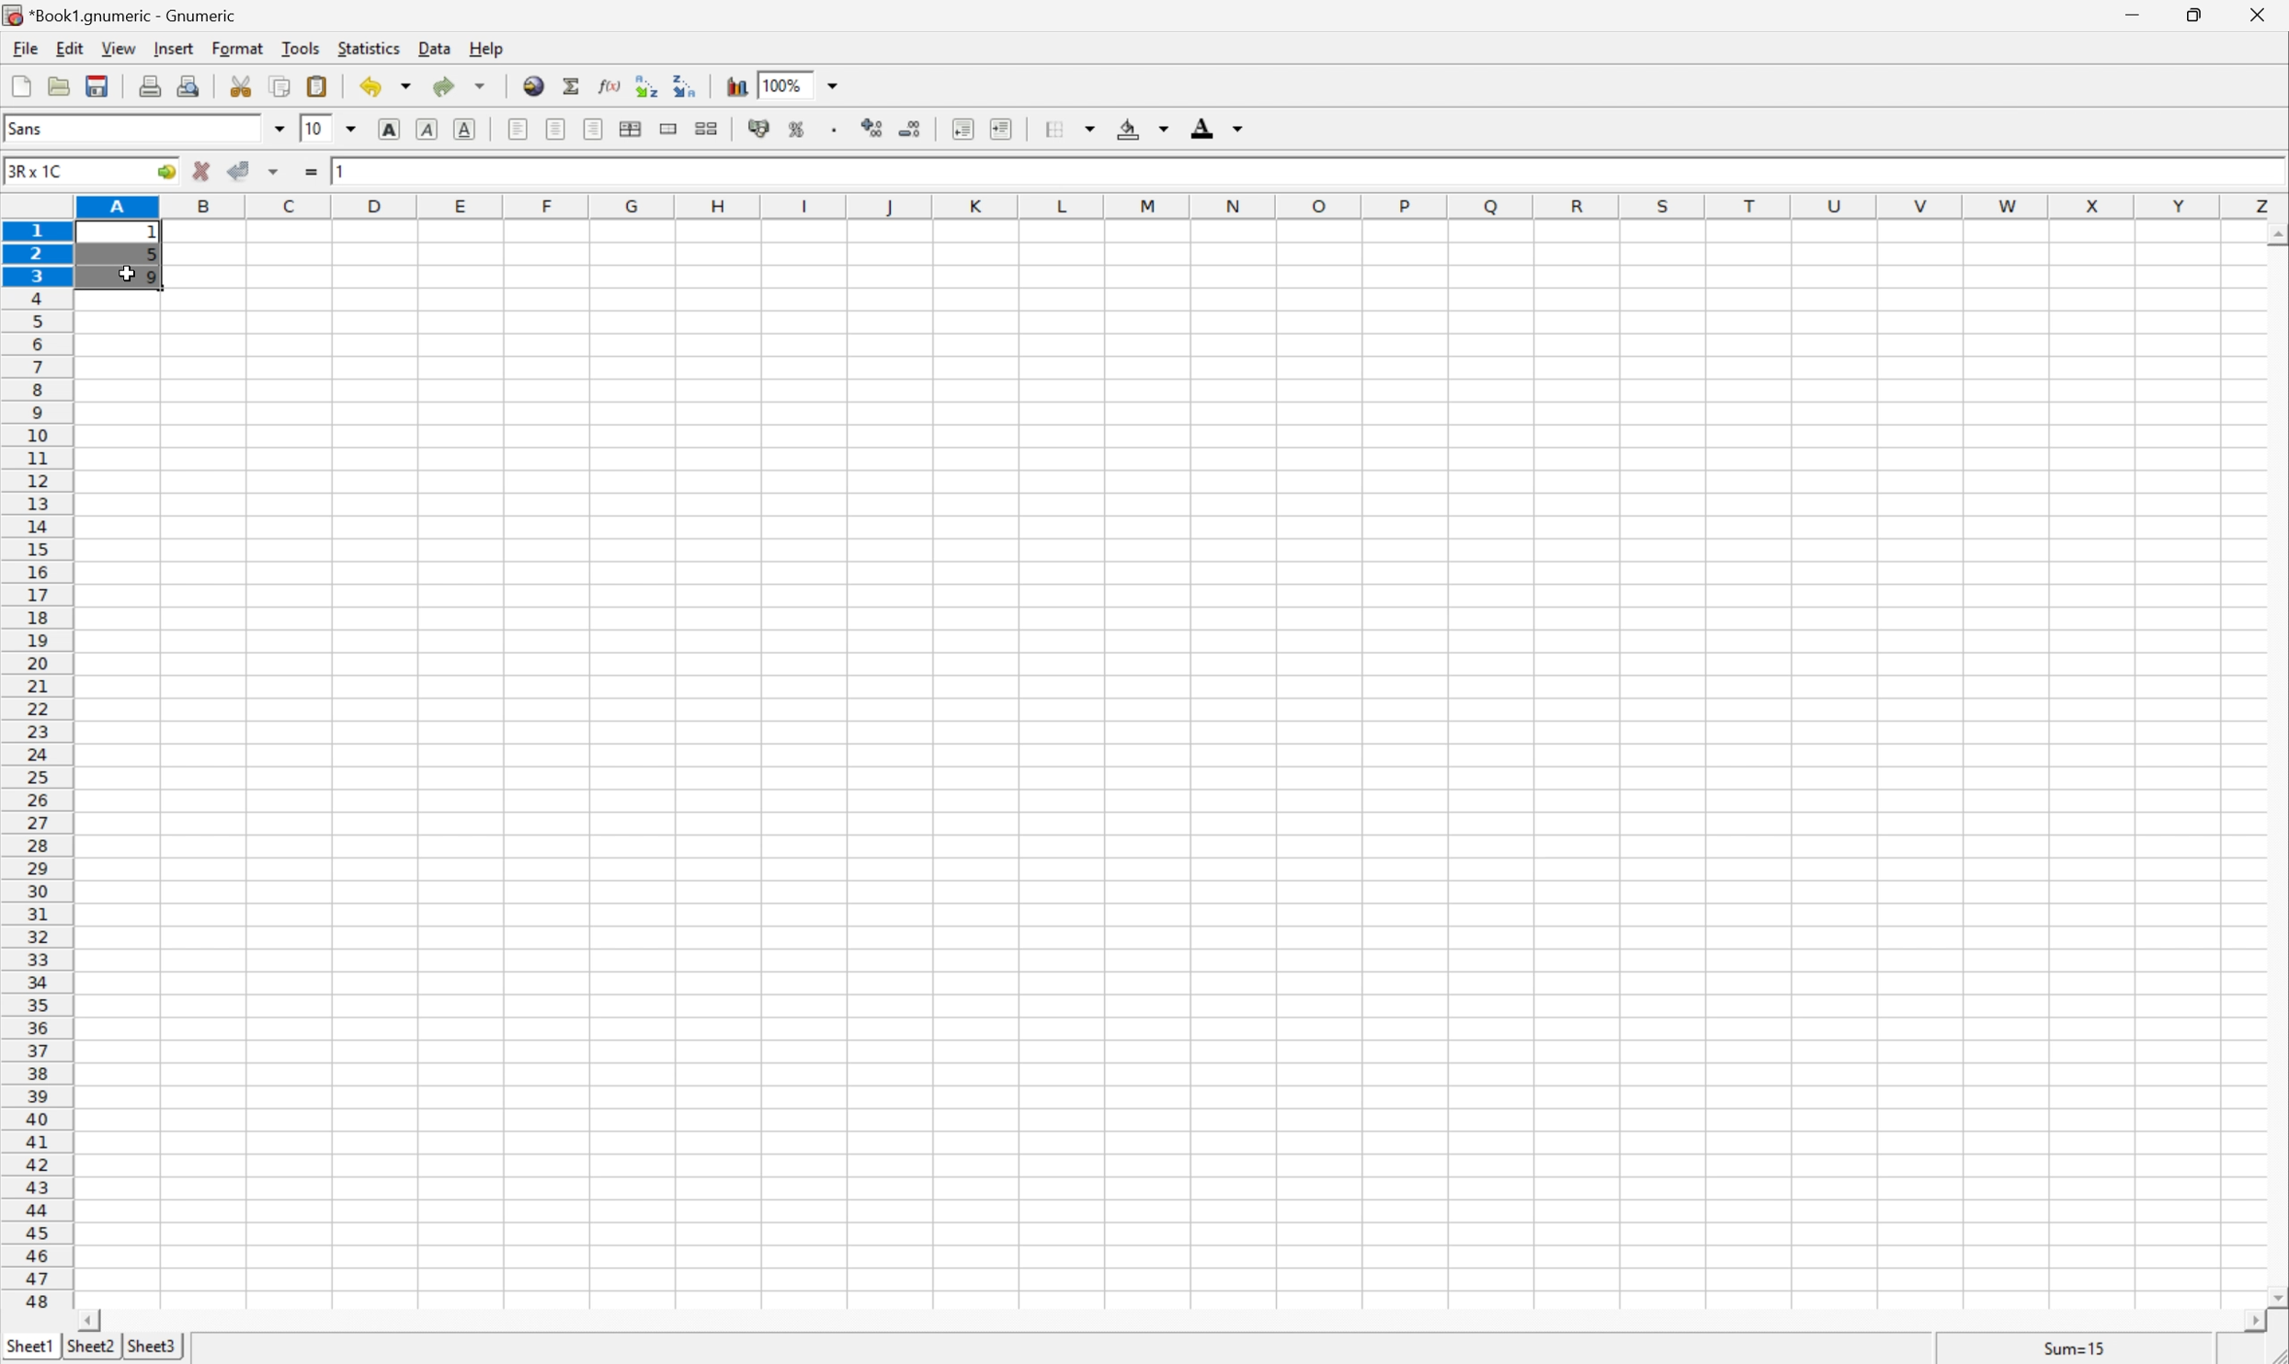  What do you see at coordinates (1214, 125) in the screenshot?
I see `foreground` at bounding box center [1214, 125].